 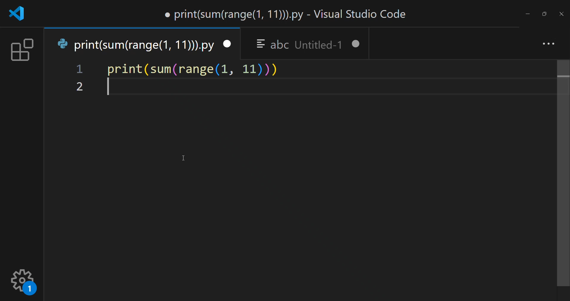 What do you see at coordinates (18, 14) in the screenshot?
I see `logo` at bounding box center [18, 14].